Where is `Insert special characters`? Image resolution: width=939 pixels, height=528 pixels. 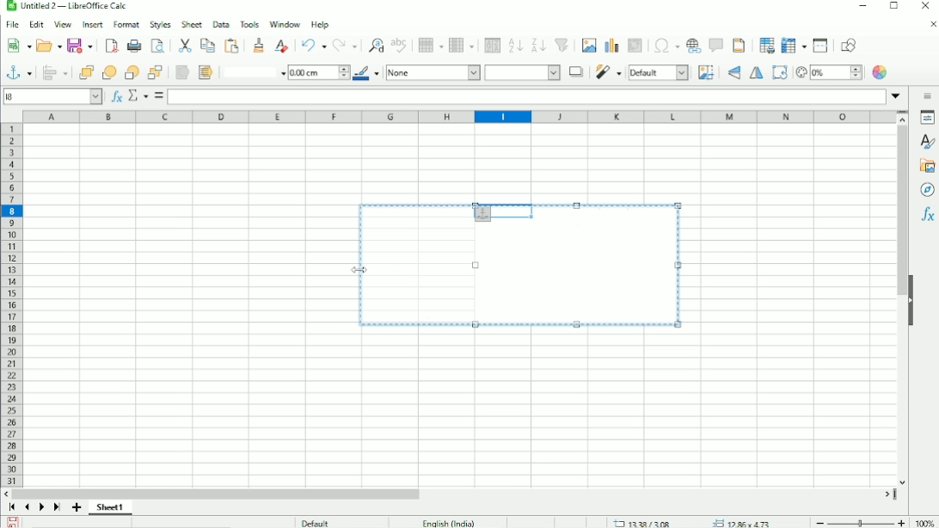
Insert special characters is located at coordinates (664, 46).